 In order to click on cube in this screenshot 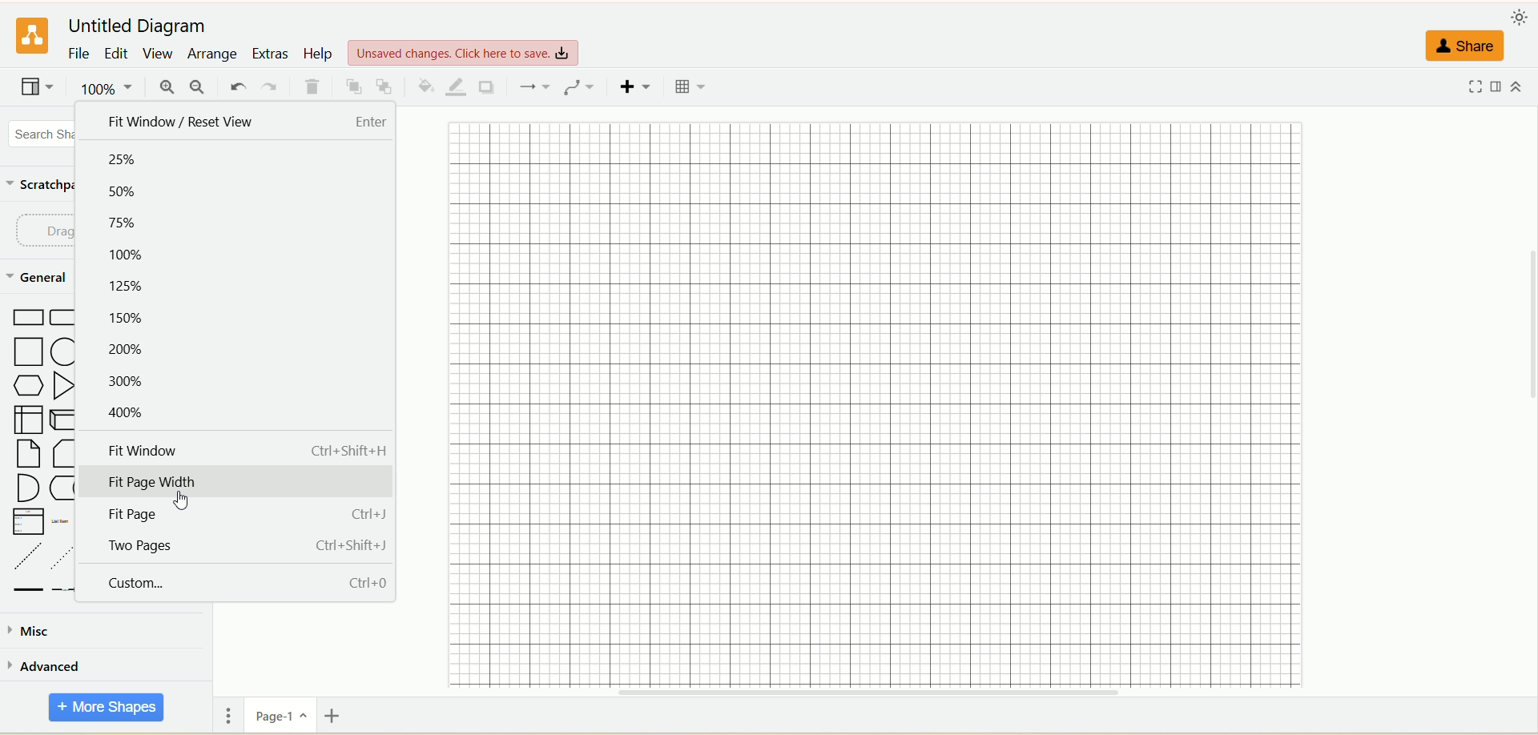, I will do `click(63, 418)`.